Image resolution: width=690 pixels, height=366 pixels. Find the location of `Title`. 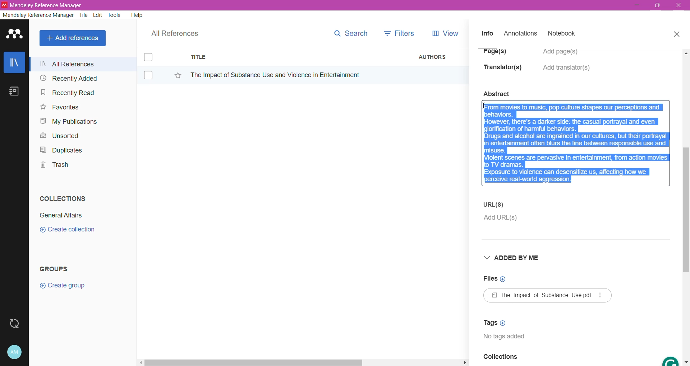

Title is located at coordinates (298, 57).